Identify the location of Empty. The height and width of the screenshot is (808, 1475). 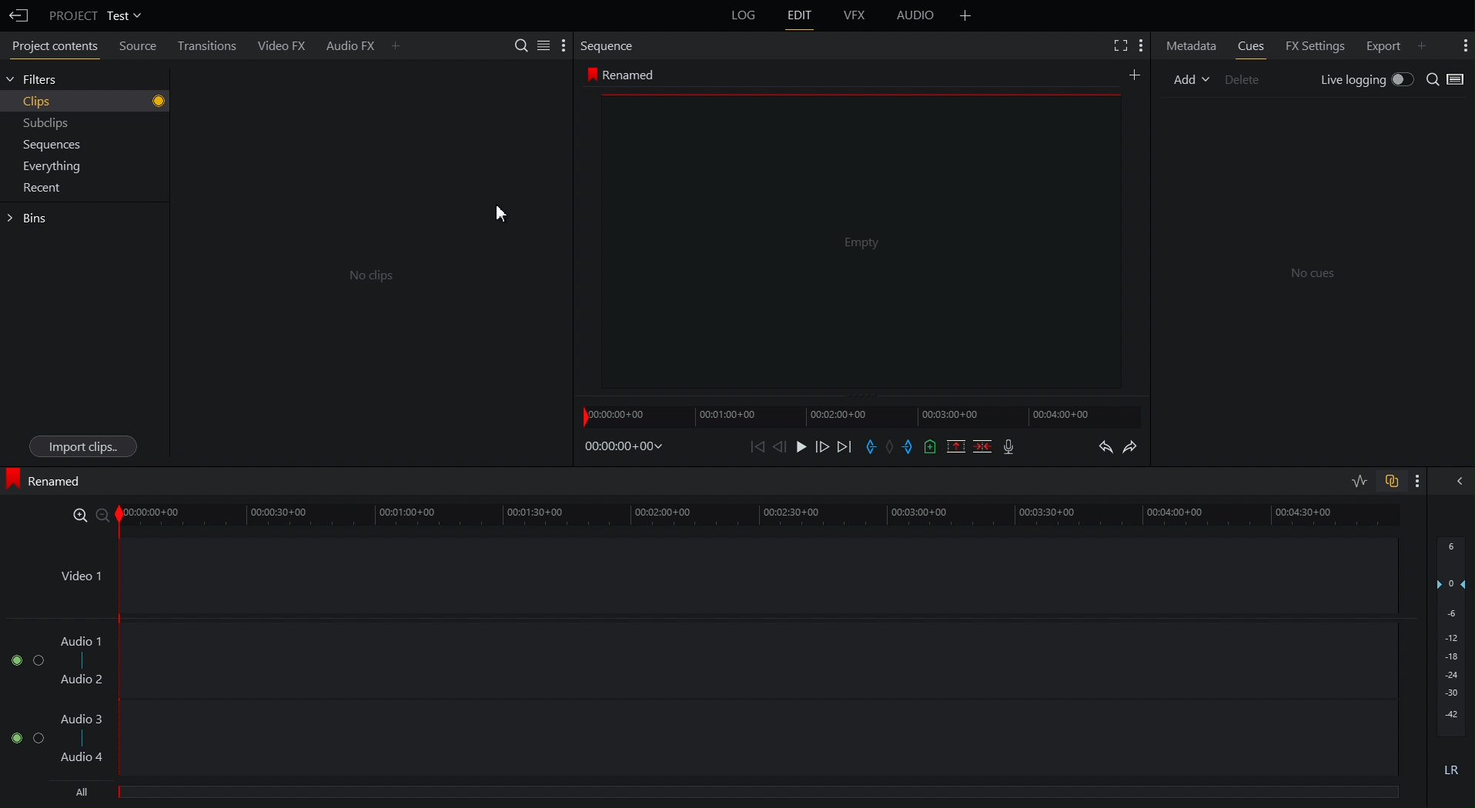
(859, 242).